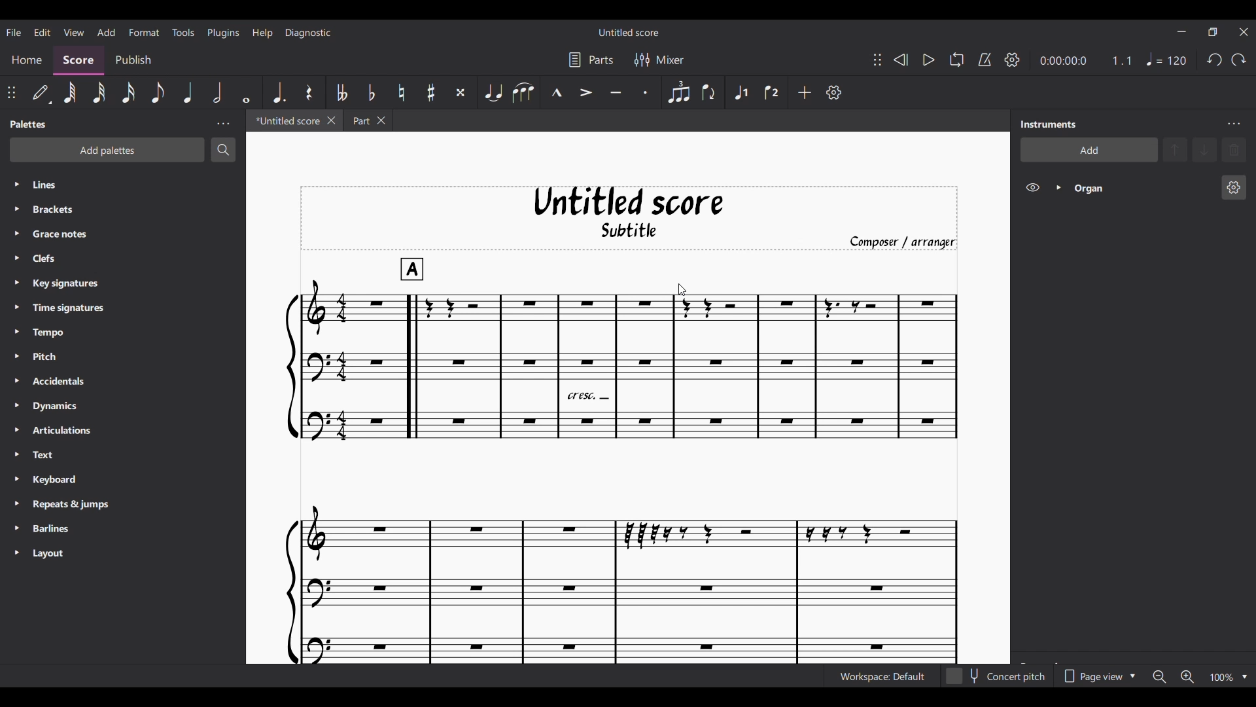  Describe the element at coordinates (629, 218) in the screenshot. I see `Score title, sub-title, and composer name` at that location.